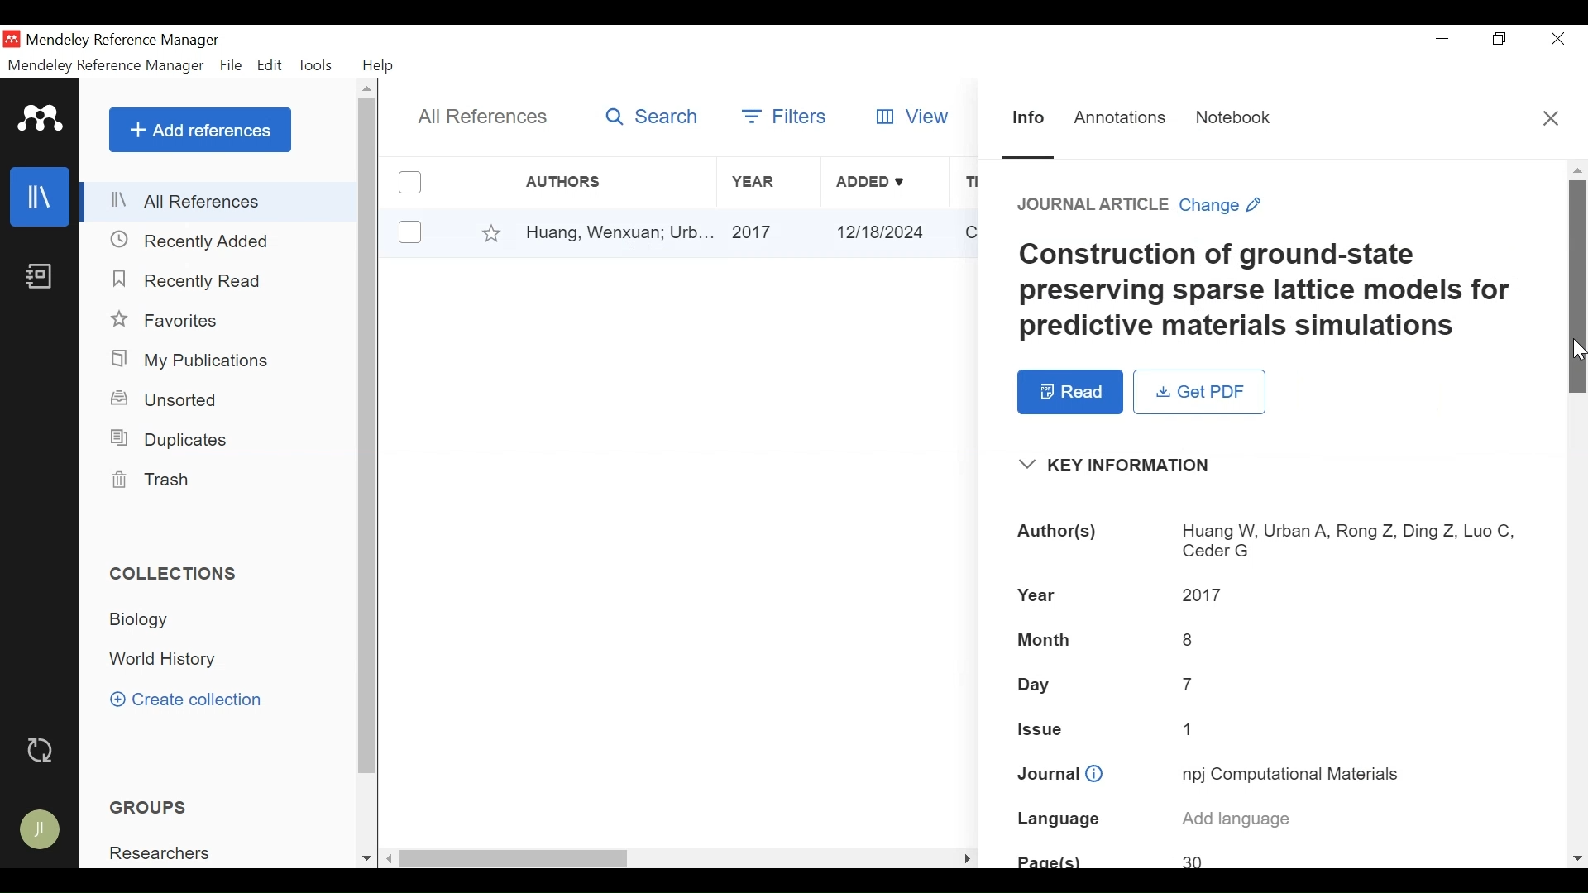  Describe the element at coordinates (192, 281) in the screenshot. I see `Recently Read` at that location.